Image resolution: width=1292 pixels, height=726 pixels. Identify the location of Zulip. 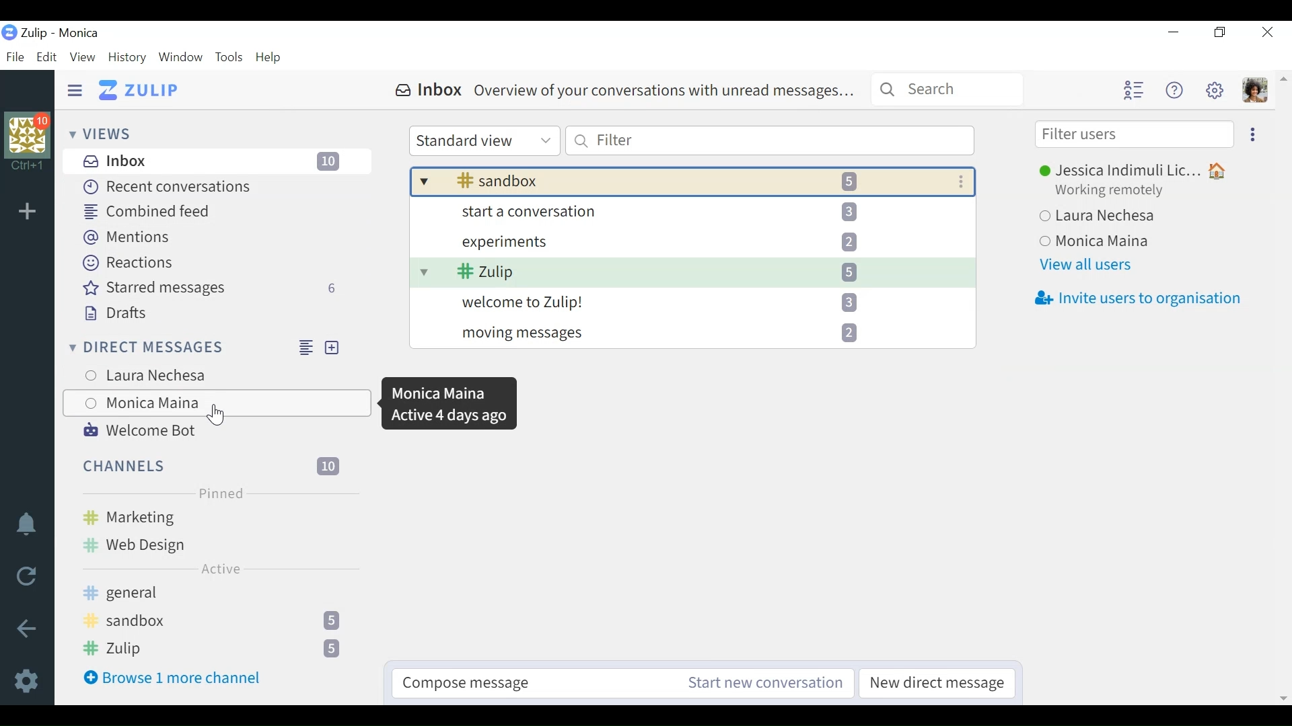
(219, 649).